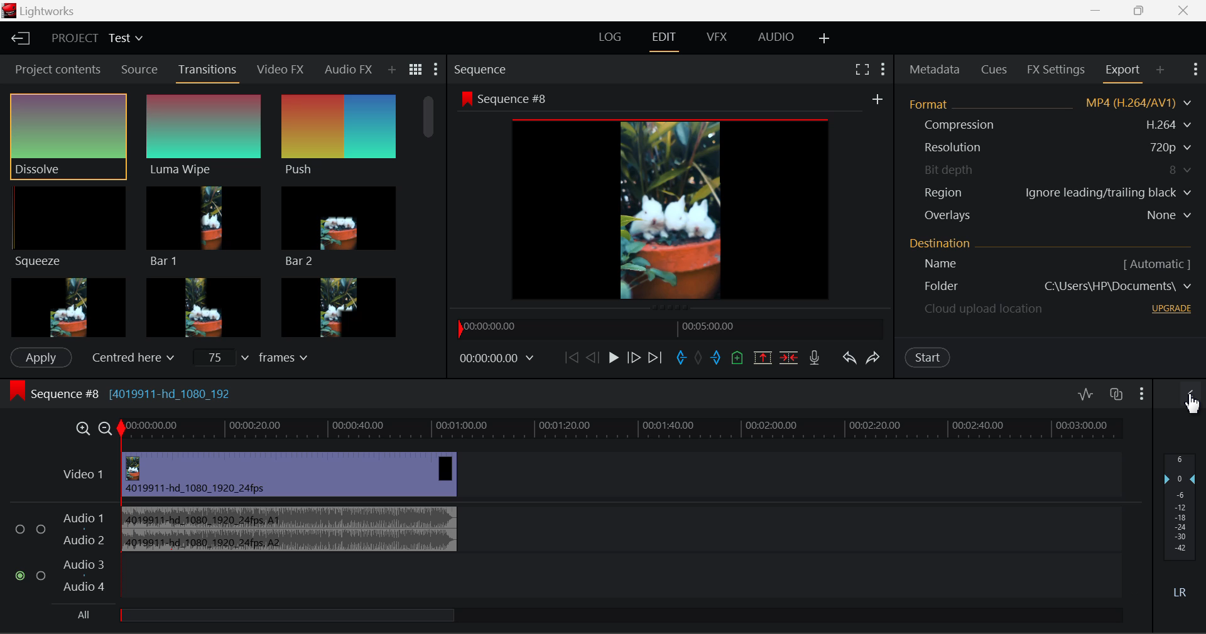 The height and width of the screenshot is (634, 1206). What do you see at coordinates (621, 430) in the screenshot?
I see `Timeline Track` at bounding box center [621, 430].